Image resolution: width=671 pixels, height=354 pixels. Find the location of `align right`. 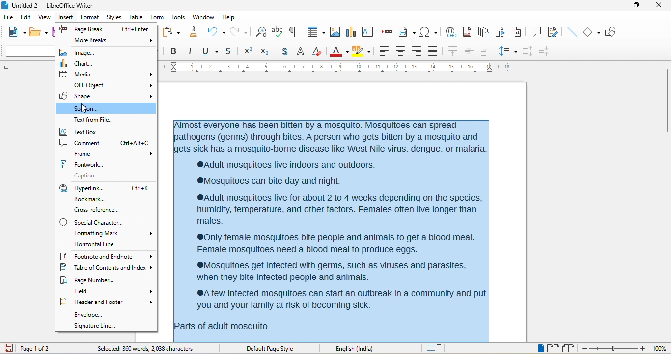

align right is located at coordinates (417, 51).